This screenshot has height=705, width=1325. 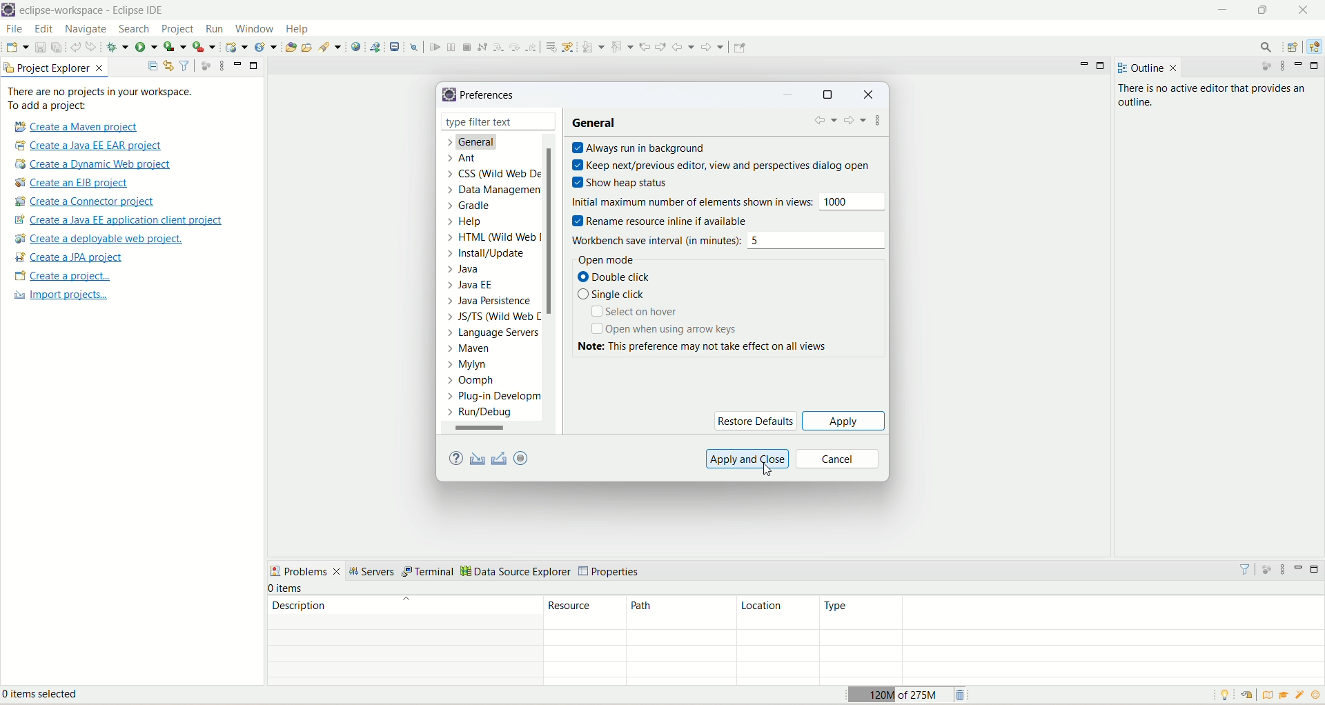 I want to click on open mode, so click(x=603, y=259).